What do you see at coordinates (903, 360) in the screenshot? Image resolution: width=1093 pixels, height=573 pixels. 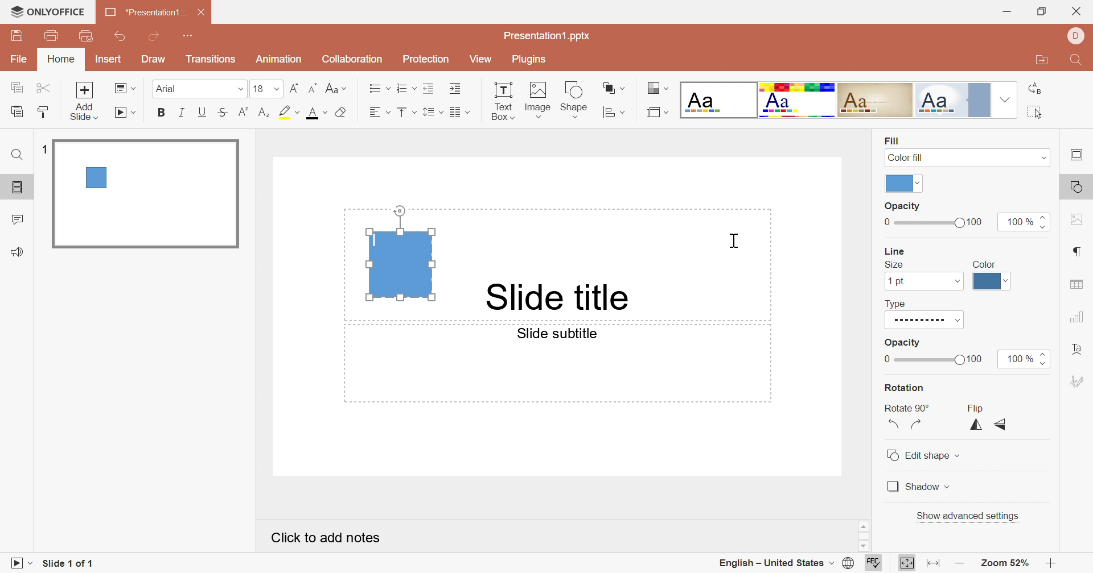 I see `Slider` at bounding box center [903, 360].